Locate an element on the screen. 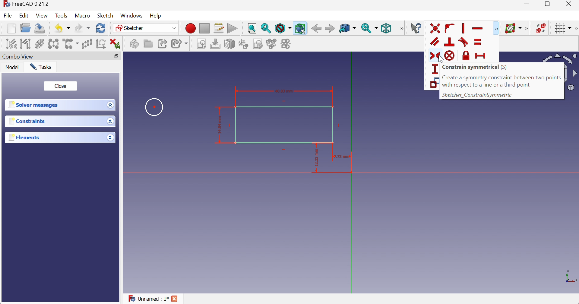 The image size is (579, 304). Model is located at coordinates (12, 67).